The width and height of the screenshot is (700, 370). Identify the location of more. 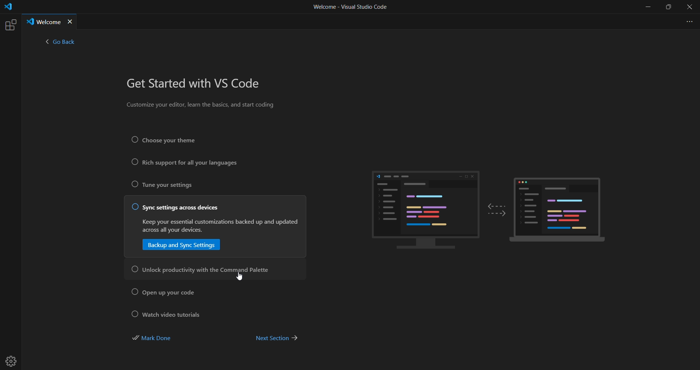
(688, 21).